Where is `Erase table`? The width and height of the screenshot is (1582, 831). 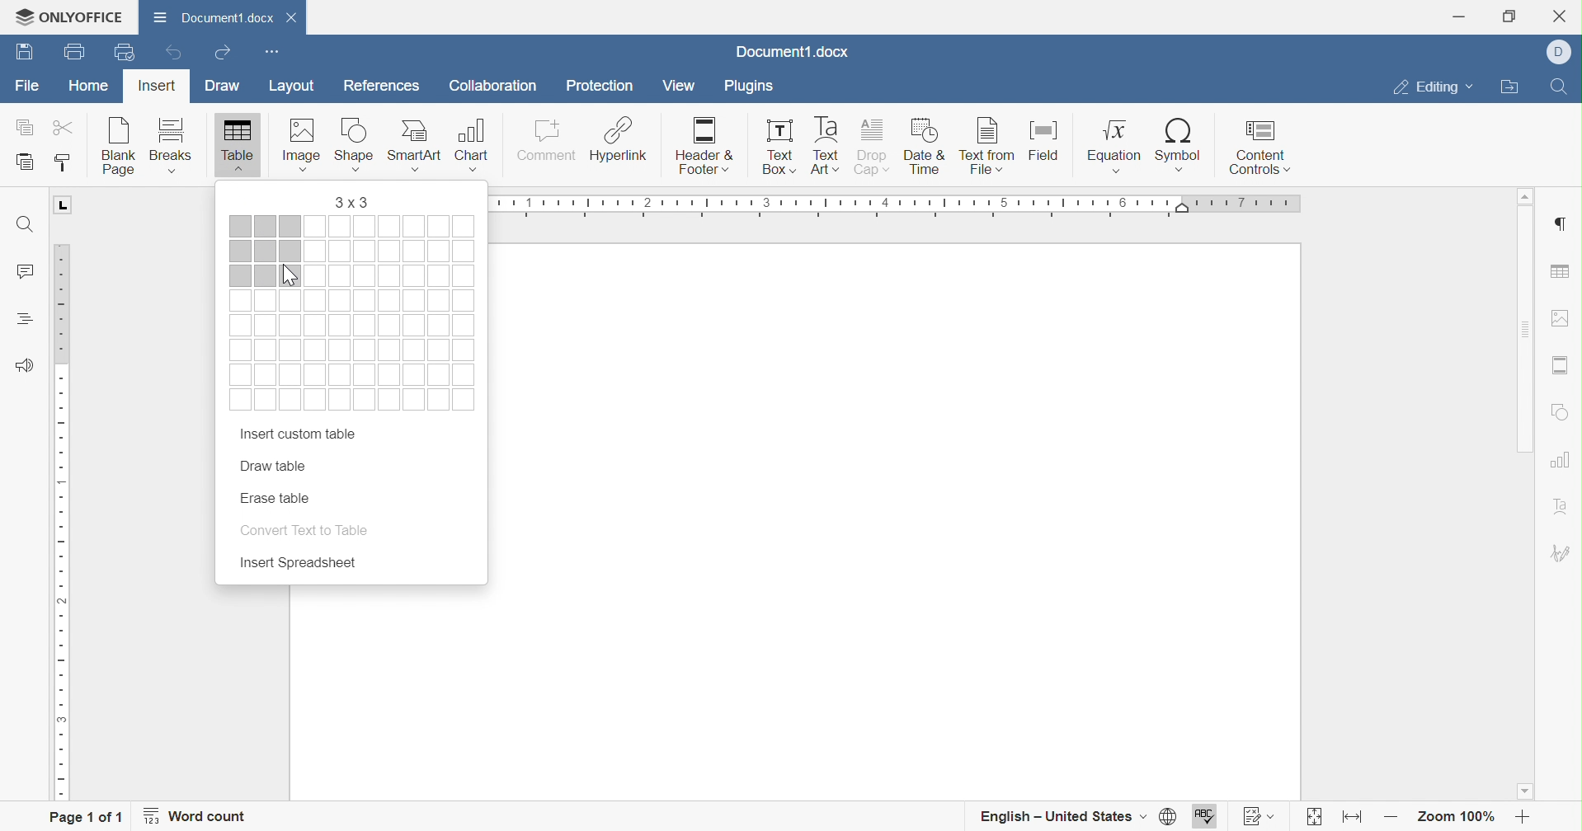
Erase table is located at coordinates (275, 497).